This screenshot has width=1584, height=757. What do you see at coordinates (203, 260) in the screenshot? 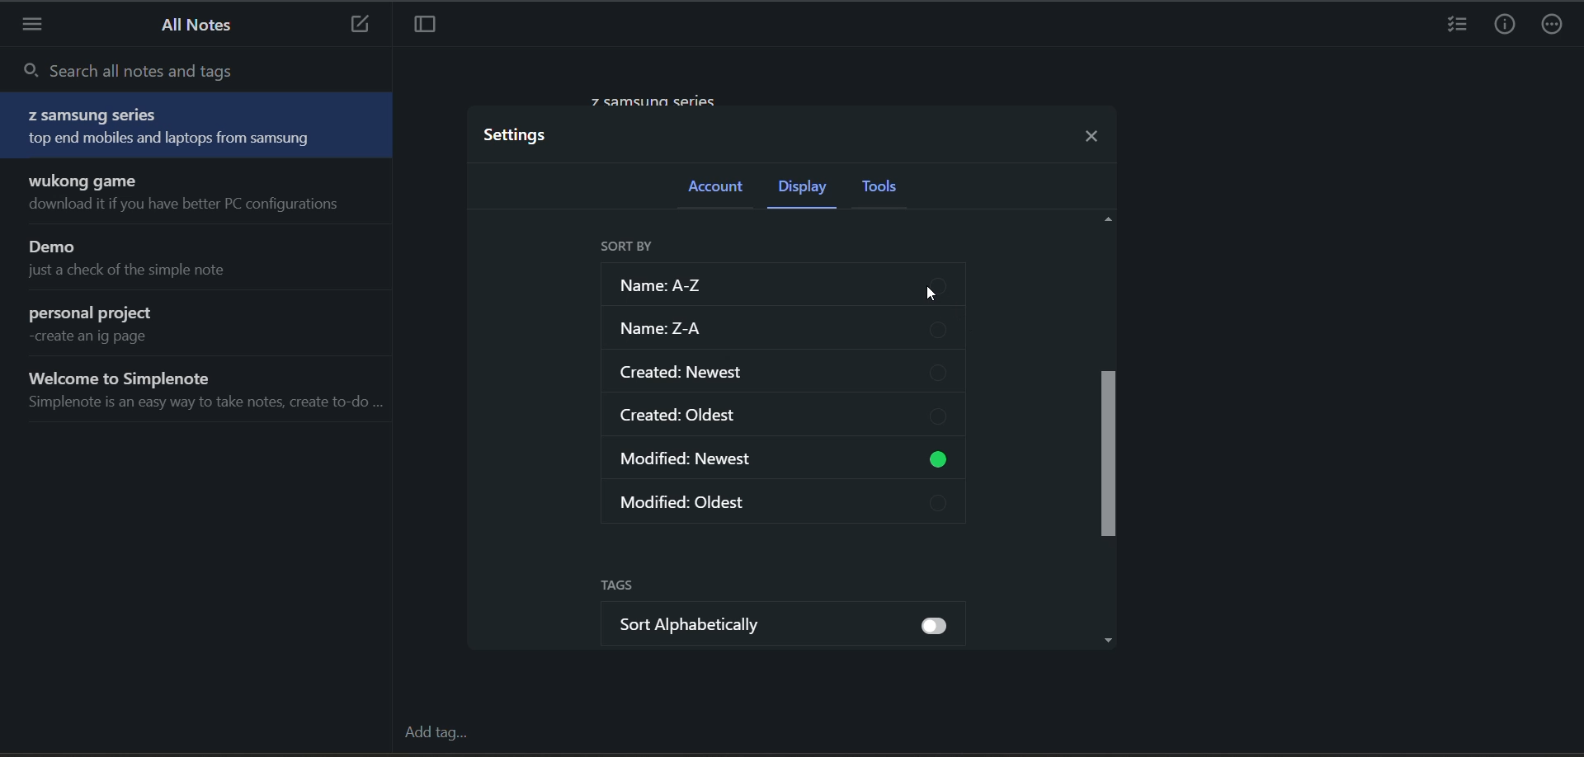
I see `Demo
just a check of the simple note` at bounding box center [203, 260].